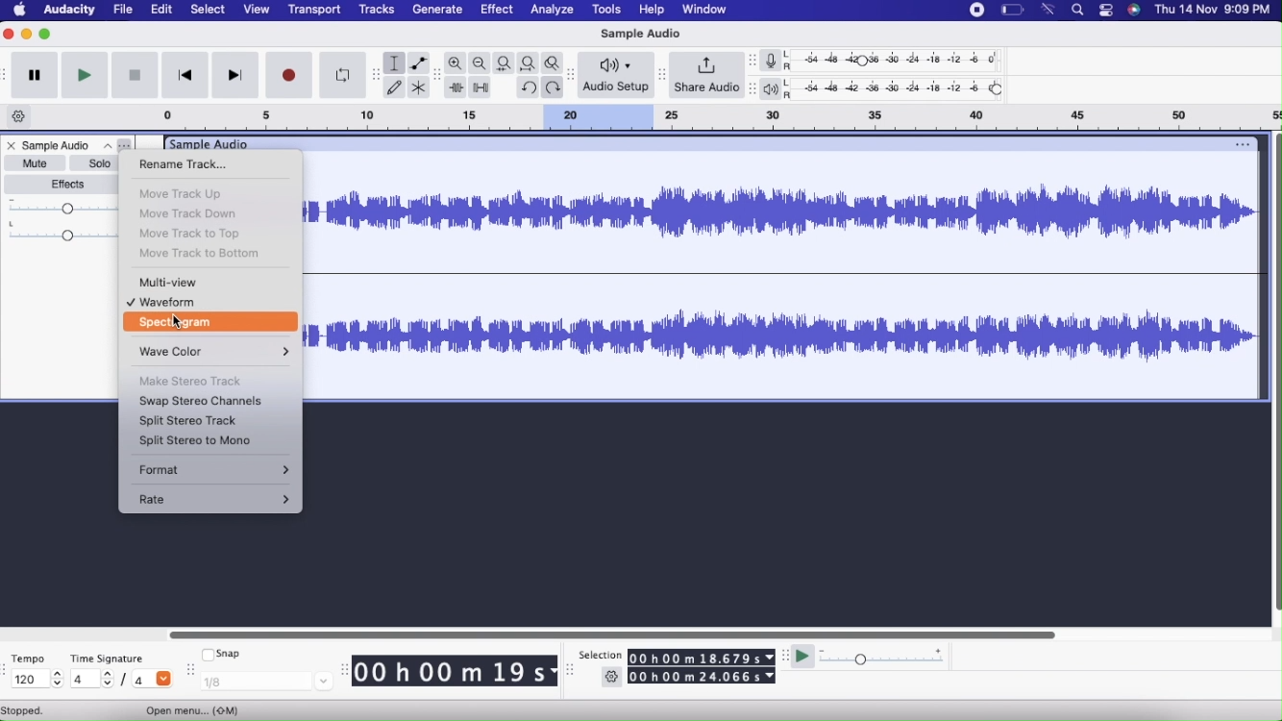 This screenshot has height=721, width=1282. I want to click on vertical scrollbar, so click(1274, 374).